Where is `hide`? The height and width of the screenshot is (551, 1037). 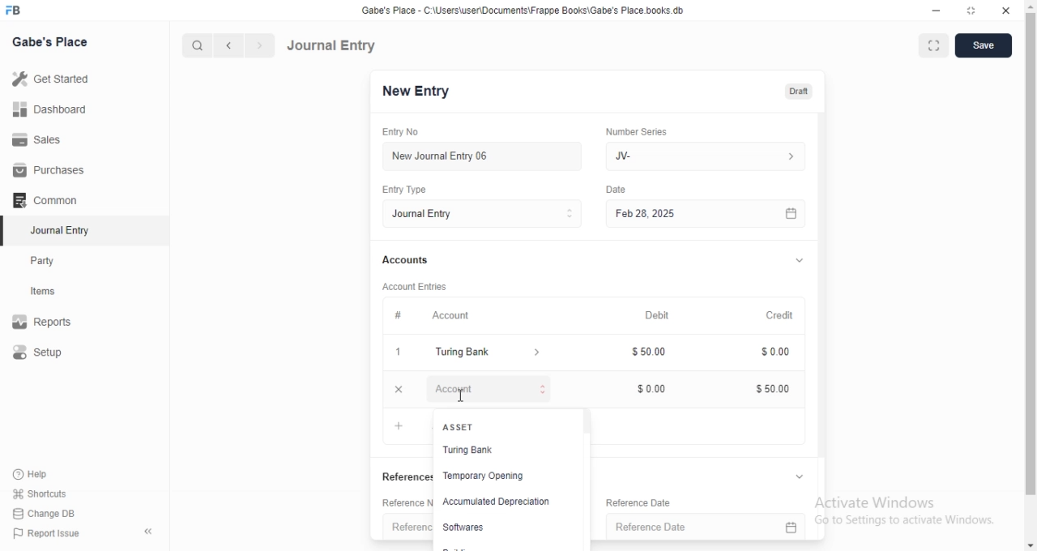 hide is located at coordinates (145, 532).